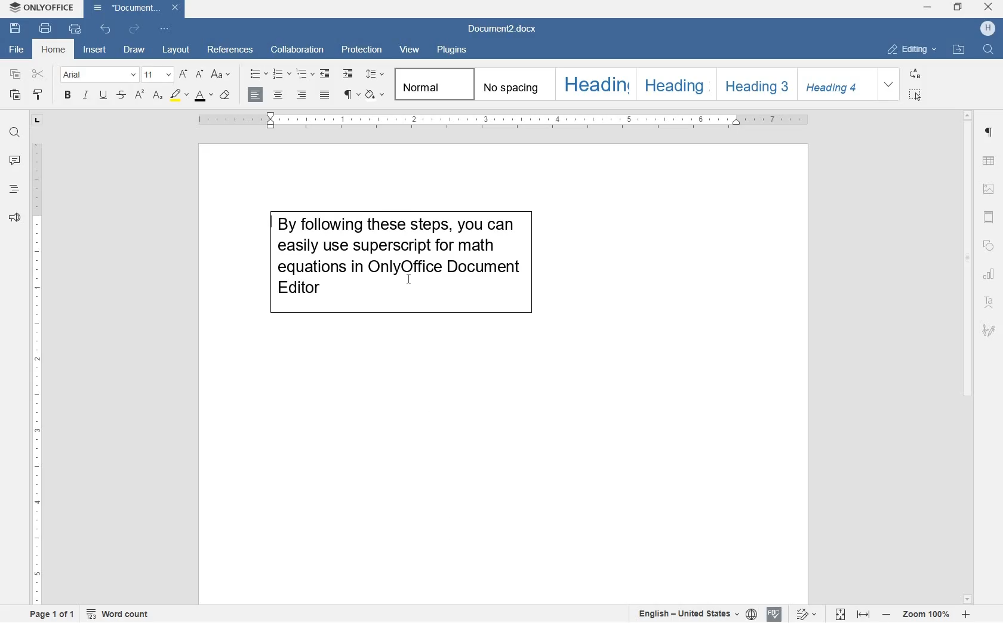  Describe the element at coordinates (695, 614) in the screenshot. I see `select document/text language` at that location.